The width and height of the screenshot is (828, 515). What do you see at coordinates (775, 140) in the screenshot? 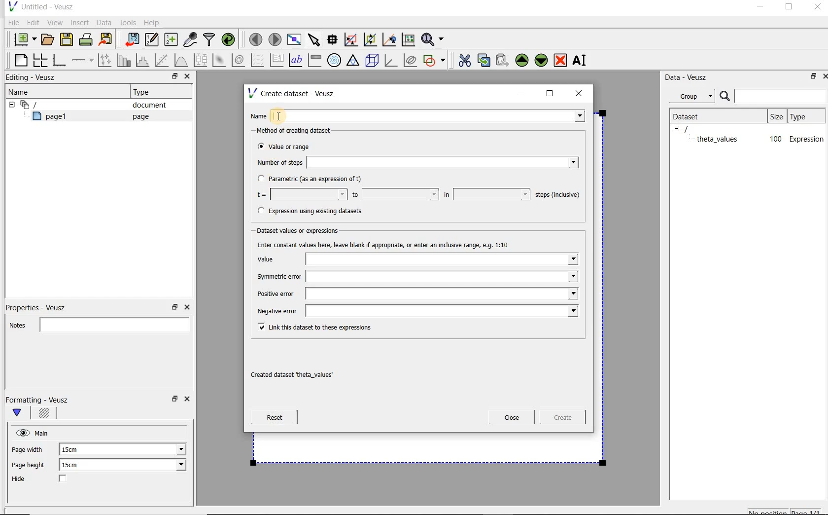
I see `100` at bounding box center [775, 140].